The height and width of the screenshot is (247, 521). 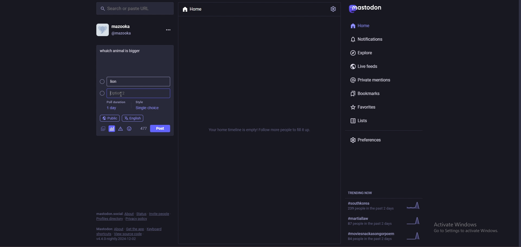 I want to click on trending now, so click(x=364, y=193).